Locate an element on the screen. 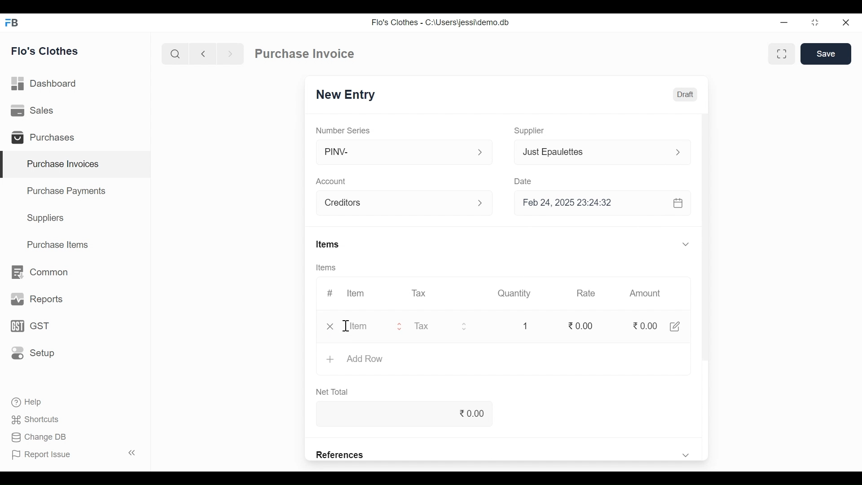 This screenshot has height=485, width=862. Suppliers is located at coordinates (47, 219).